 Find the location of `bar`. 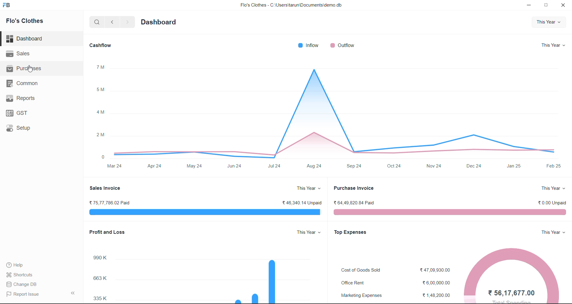

bar is located at coordinates (450, 211).